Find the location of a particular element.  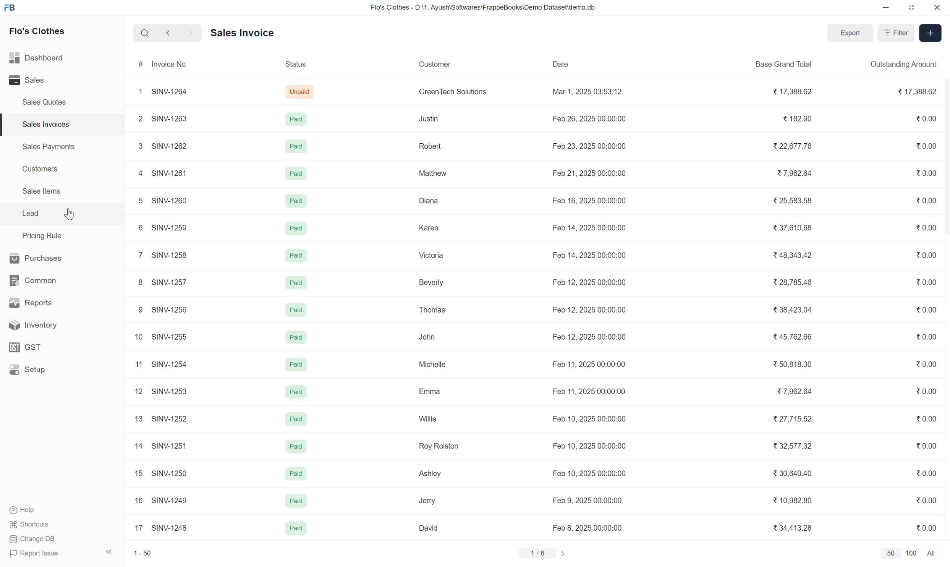

Robert is located at coordinates (429, 146).